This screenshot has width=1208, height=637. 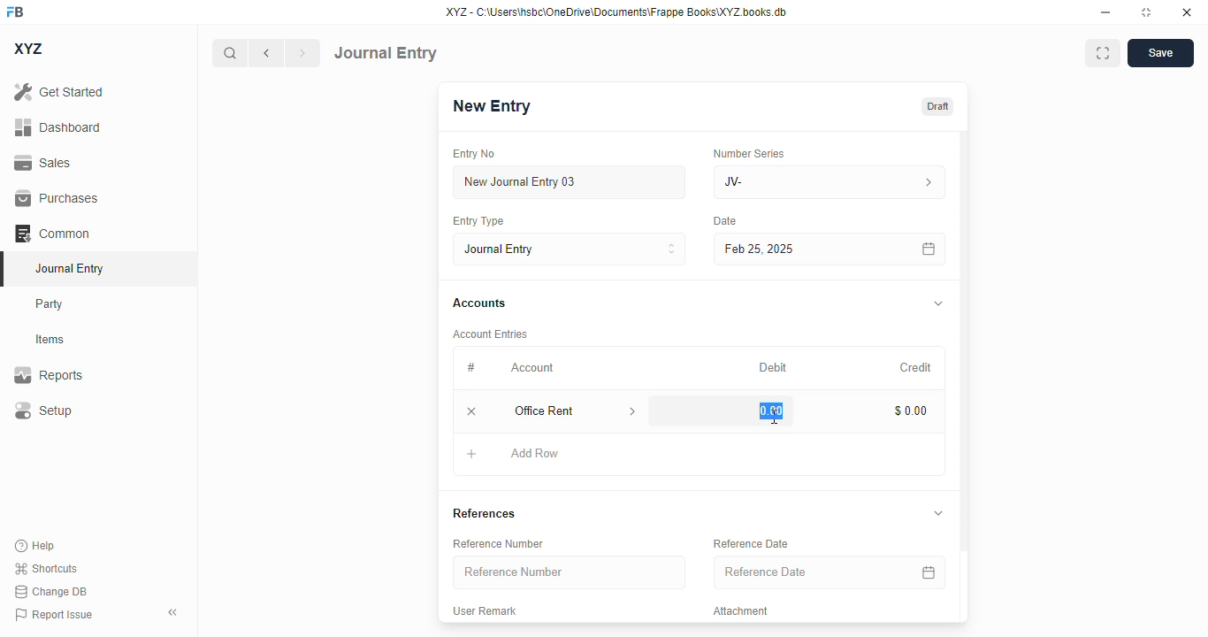 What do you see at coordinates (266, 53) in the screenshot?
I see `previous` at bounding box center [266, 53].